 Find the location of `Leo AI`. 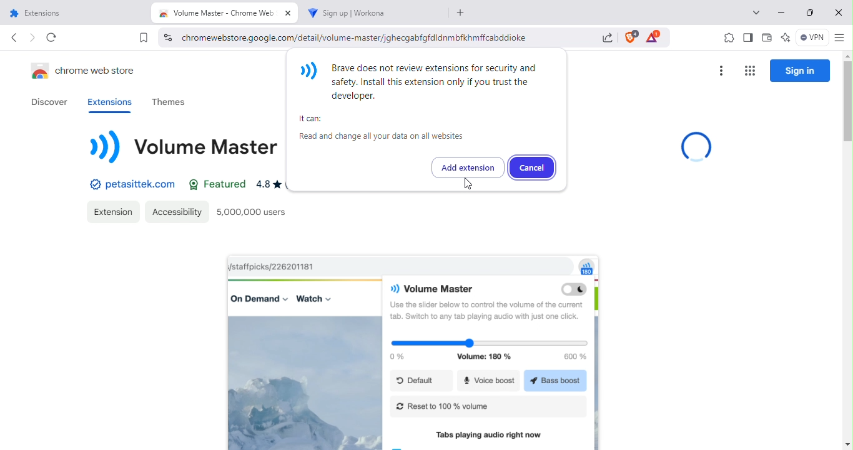

Leo AI is located at coordinates (784, 37).